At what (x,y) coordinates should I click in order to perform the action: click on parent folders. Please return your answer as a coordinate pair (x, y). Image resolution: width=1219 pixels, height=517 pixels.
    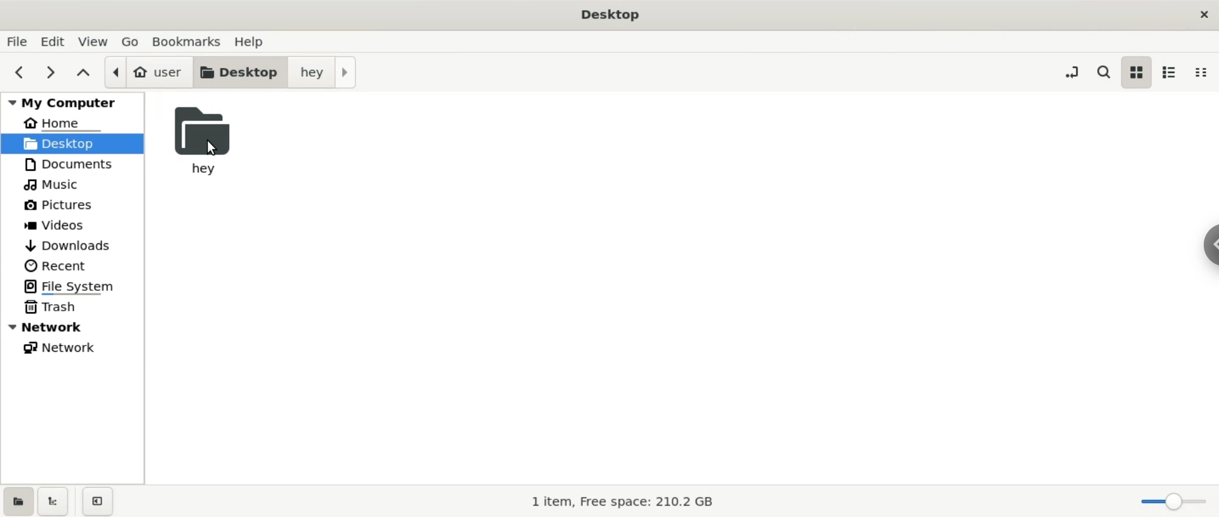
    Looking at the image, I should click on (82, 73).